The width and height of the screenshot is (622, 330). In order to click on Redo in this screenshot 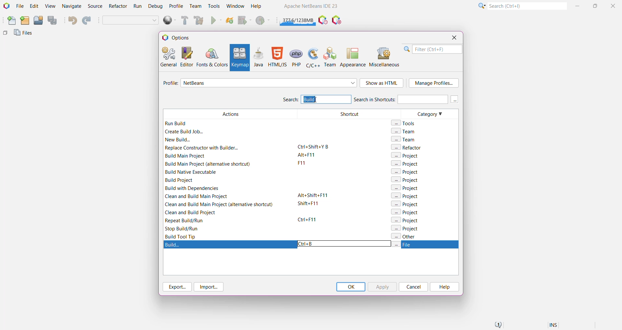, I will do `click(87, 21)`.